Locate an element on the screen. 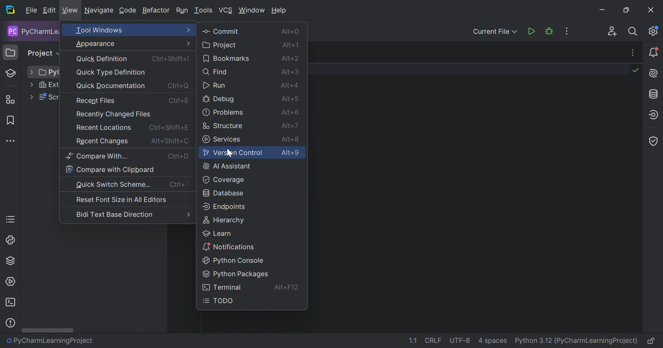 The image size is (663, 348). Hierarchy is located at coordinates (224, 220).